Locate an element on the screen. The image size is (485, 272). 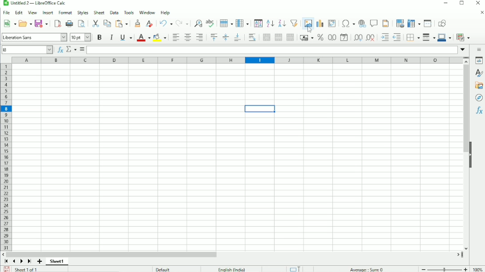
Format as currency is located at coordinates (306, 38).